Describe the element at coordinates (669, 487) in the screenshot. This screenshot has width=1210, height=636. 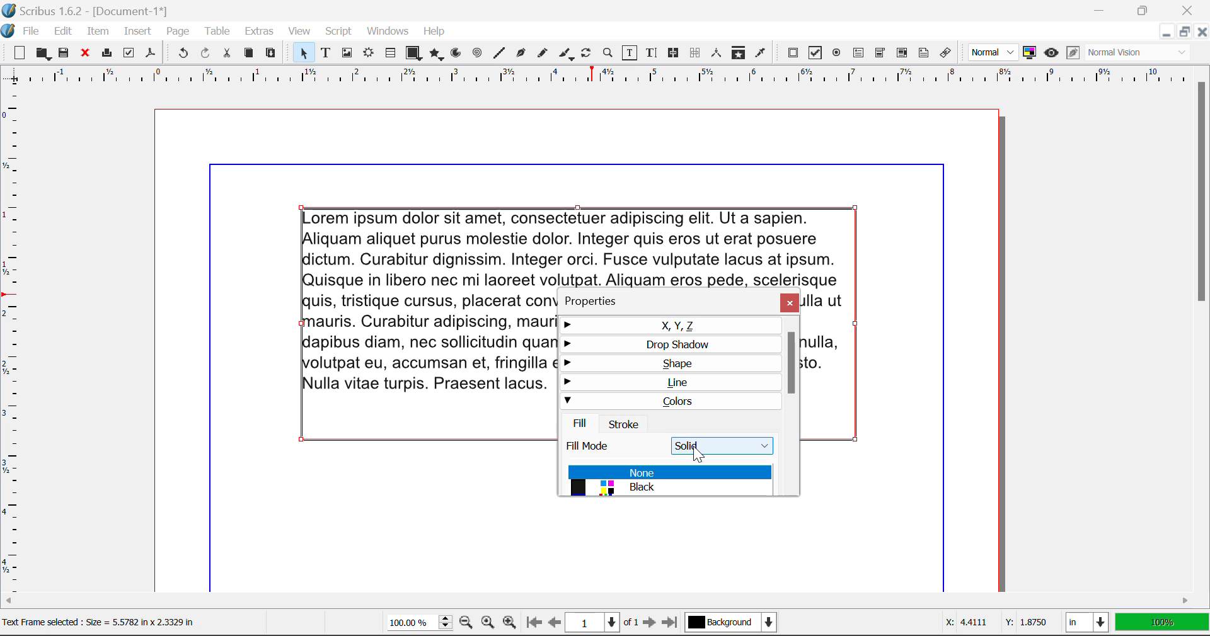
I see `Black` at that location.